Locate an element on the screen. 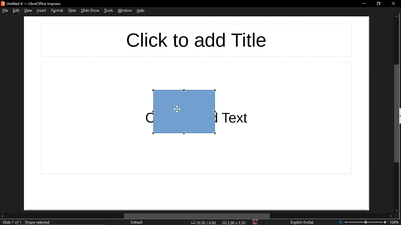 The height and width of the screenshot is (225, 401). move up is located at coordinates (397, 17).